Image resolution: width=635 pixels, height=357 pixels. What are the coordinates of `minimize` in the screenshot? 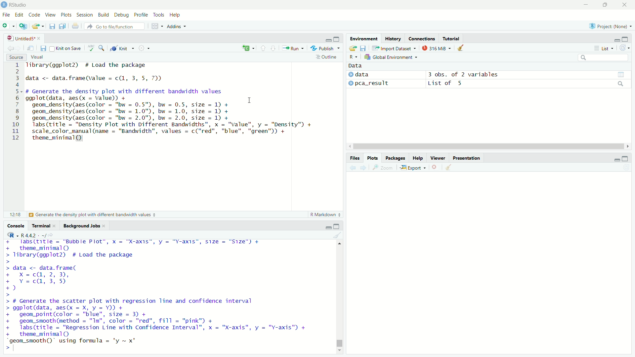 It's located at (616, 40).